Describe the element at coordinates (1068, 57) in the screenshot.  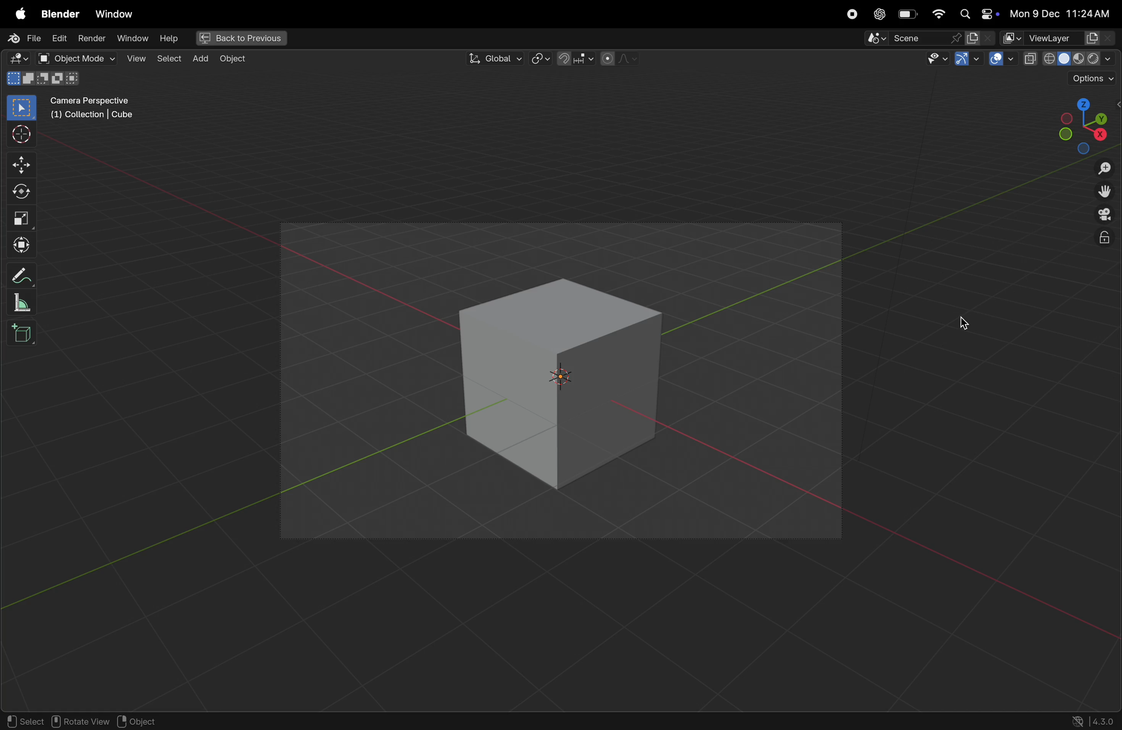
I see `view port shadows` at that location.